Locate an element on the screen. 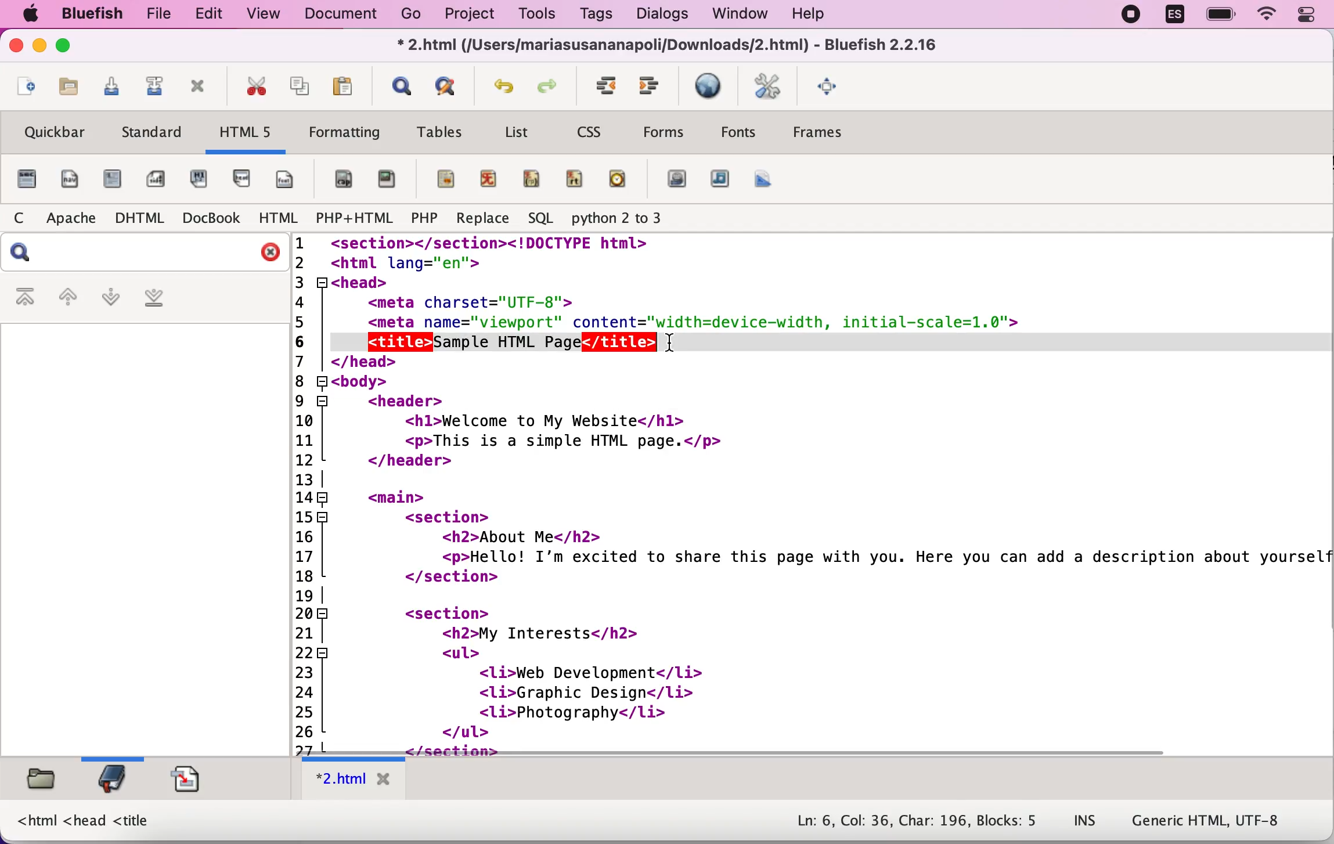 The width and height of the screenshot is (1334, 844). list is located at coordinates (521, 131).